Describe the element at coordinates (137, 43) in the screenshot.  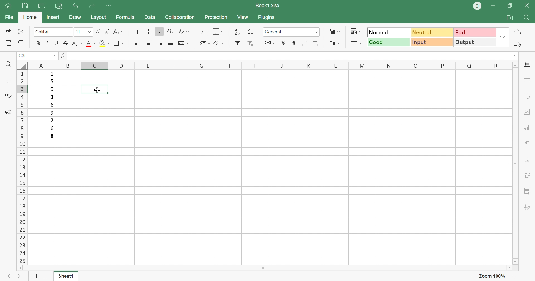
I see `Align Left` at that location.